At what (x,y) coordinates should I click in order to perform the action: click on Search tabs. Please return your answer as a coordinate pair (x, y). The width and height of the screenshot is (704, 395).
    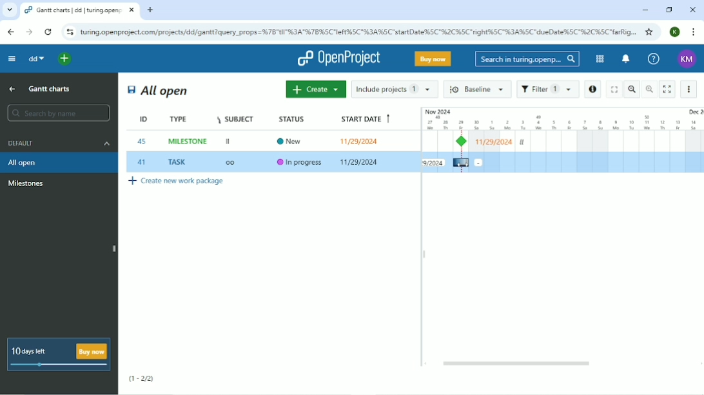
    Looking at the image, I should click on (10, 10).